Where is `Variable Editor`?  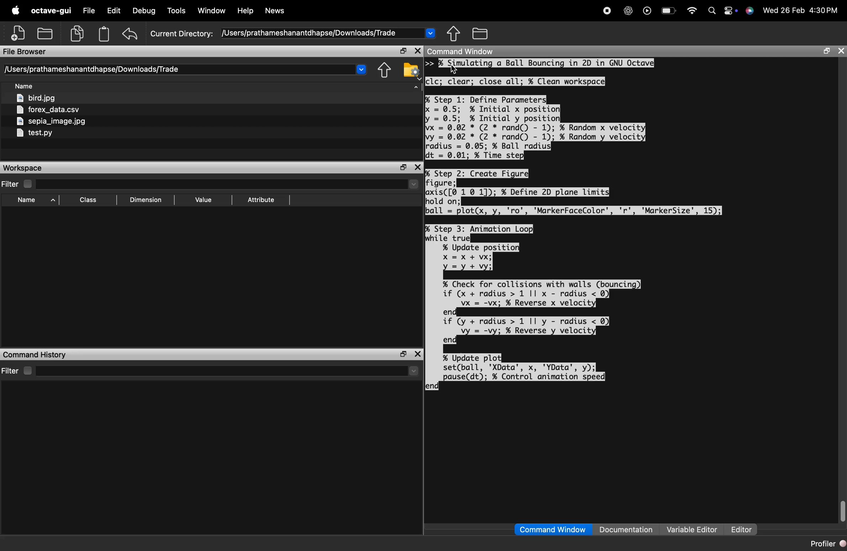 Variable Editor is located at coordinates (692, 529).